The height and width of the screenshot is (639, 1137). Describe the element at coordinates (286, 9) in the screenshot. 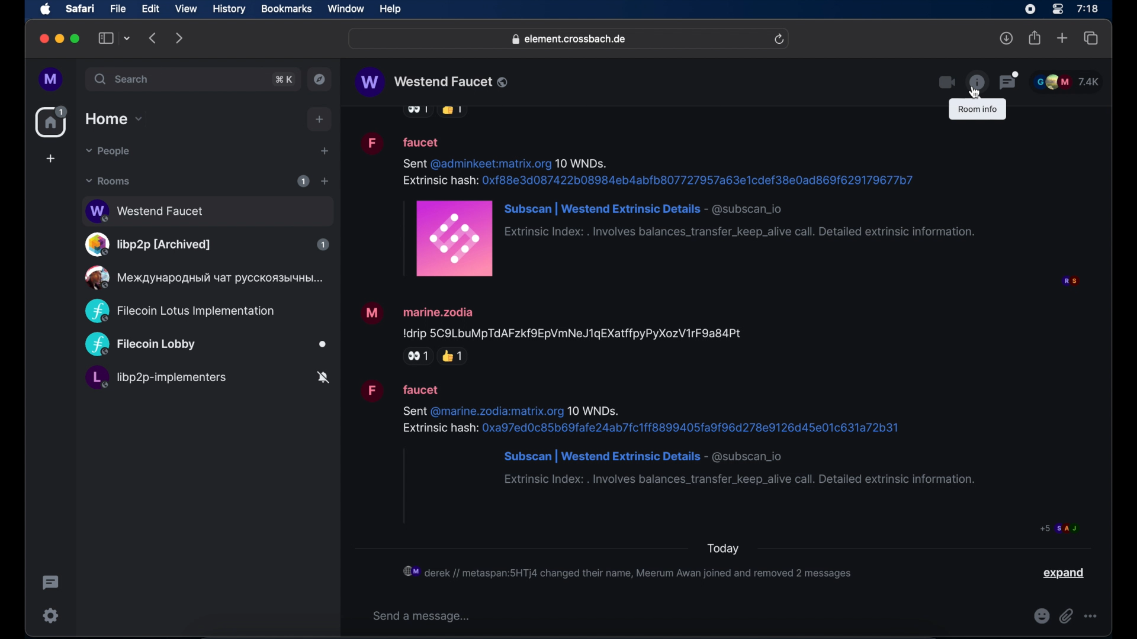

I see `bookmarks` at that location.